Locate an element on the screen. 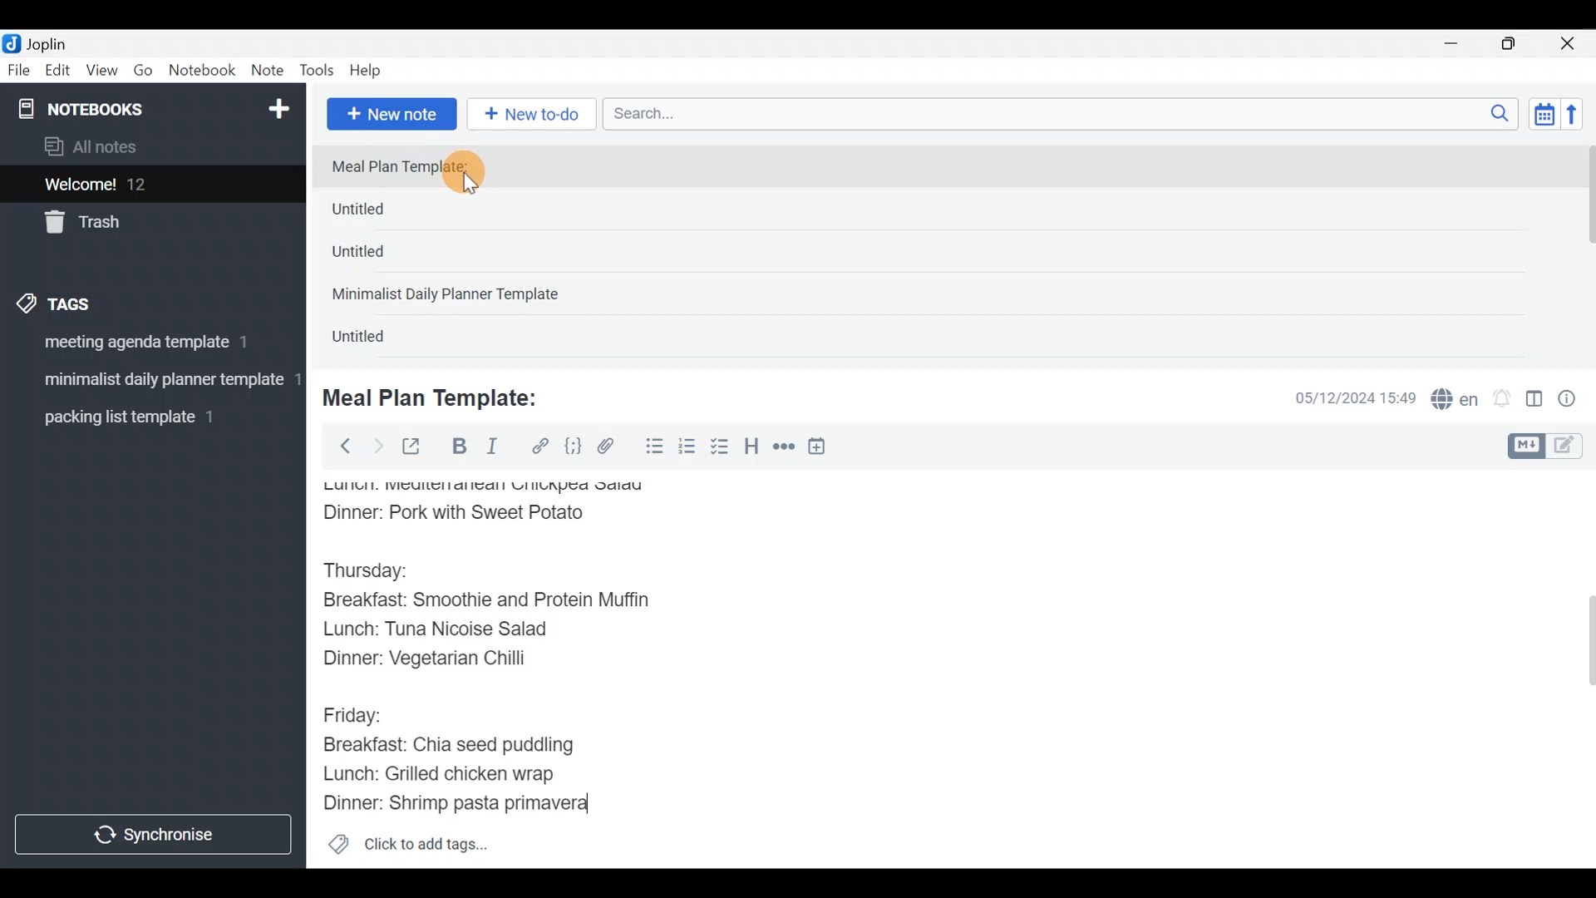 The width and height of the screenshot is (1596, 898). Breakfast: Chia seed puddling is located at coordinates (457, 745).